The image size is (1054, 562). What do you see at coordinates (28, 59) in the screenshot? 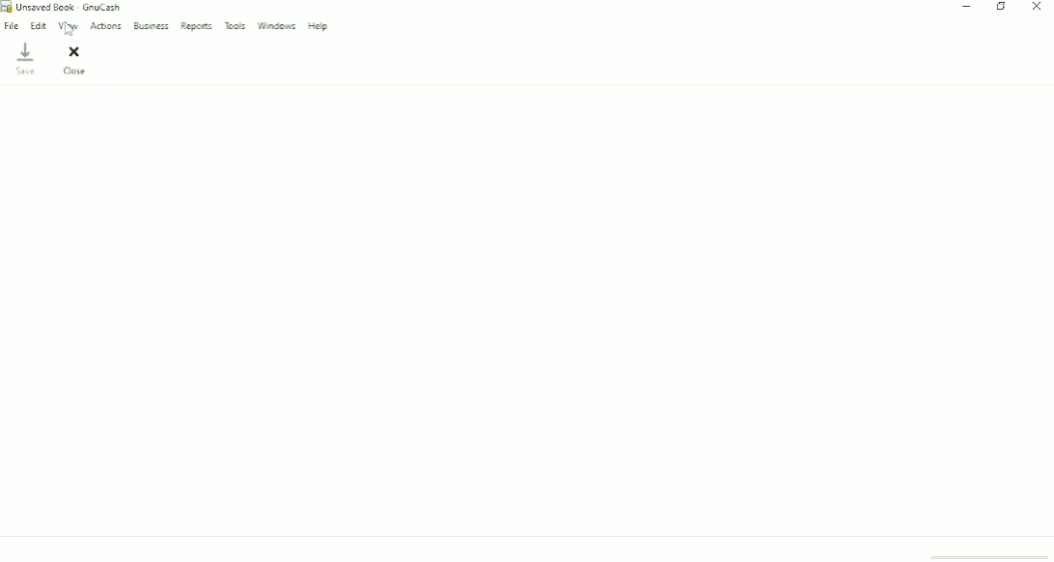
I see `Save` at bounding box center [28, 59].